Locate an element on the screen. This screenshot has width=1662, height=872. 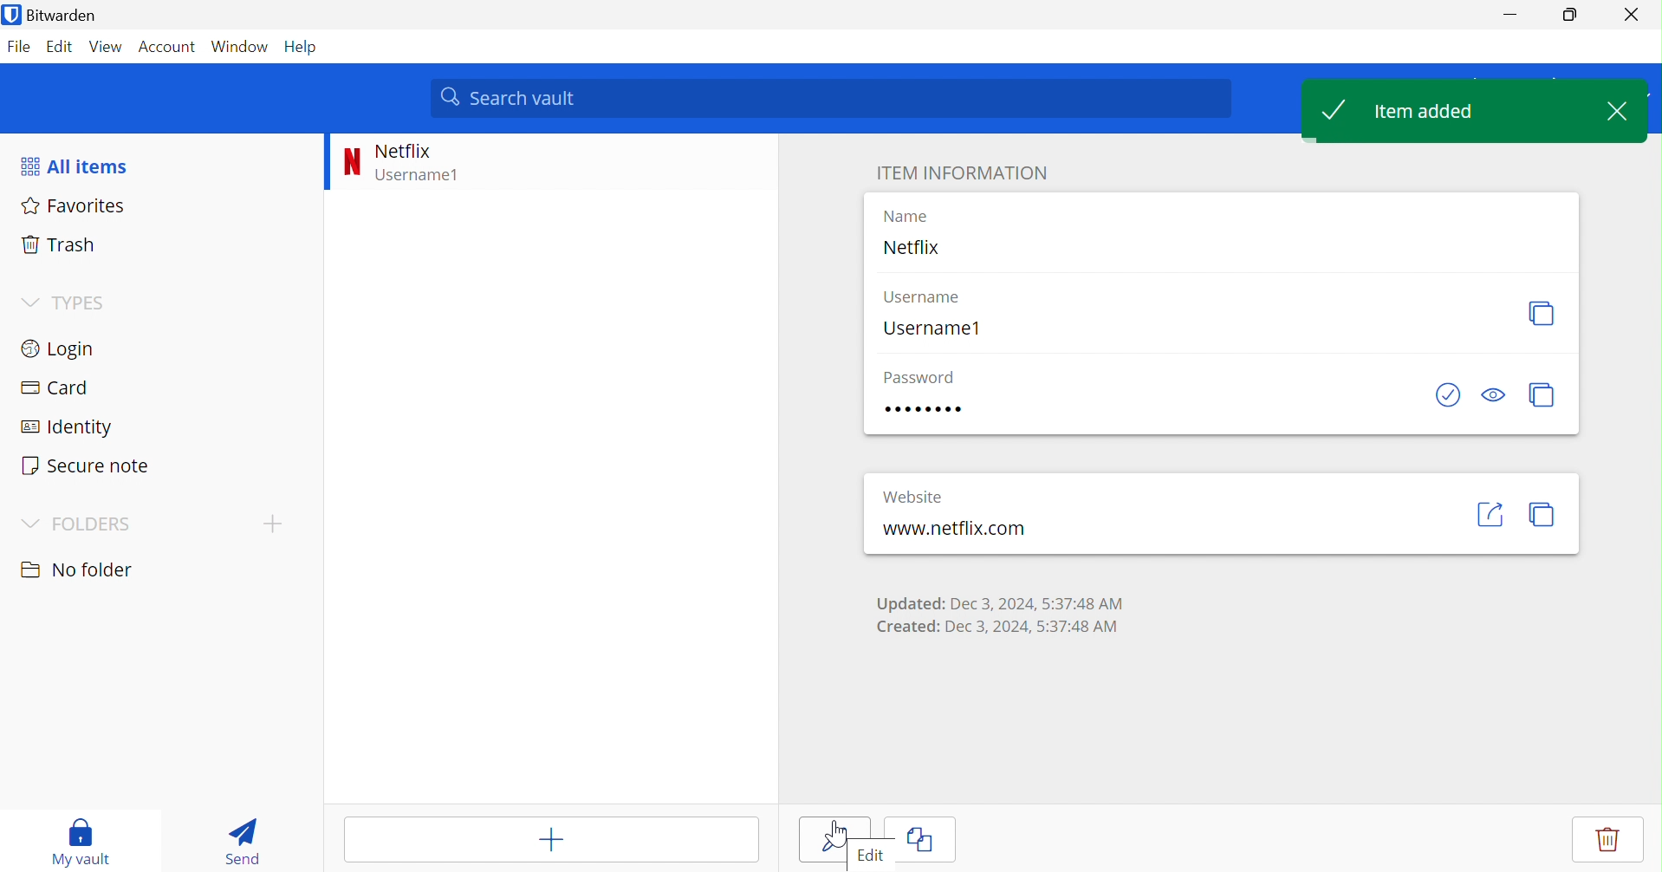
Add folder is located at coordinates (273, 524).